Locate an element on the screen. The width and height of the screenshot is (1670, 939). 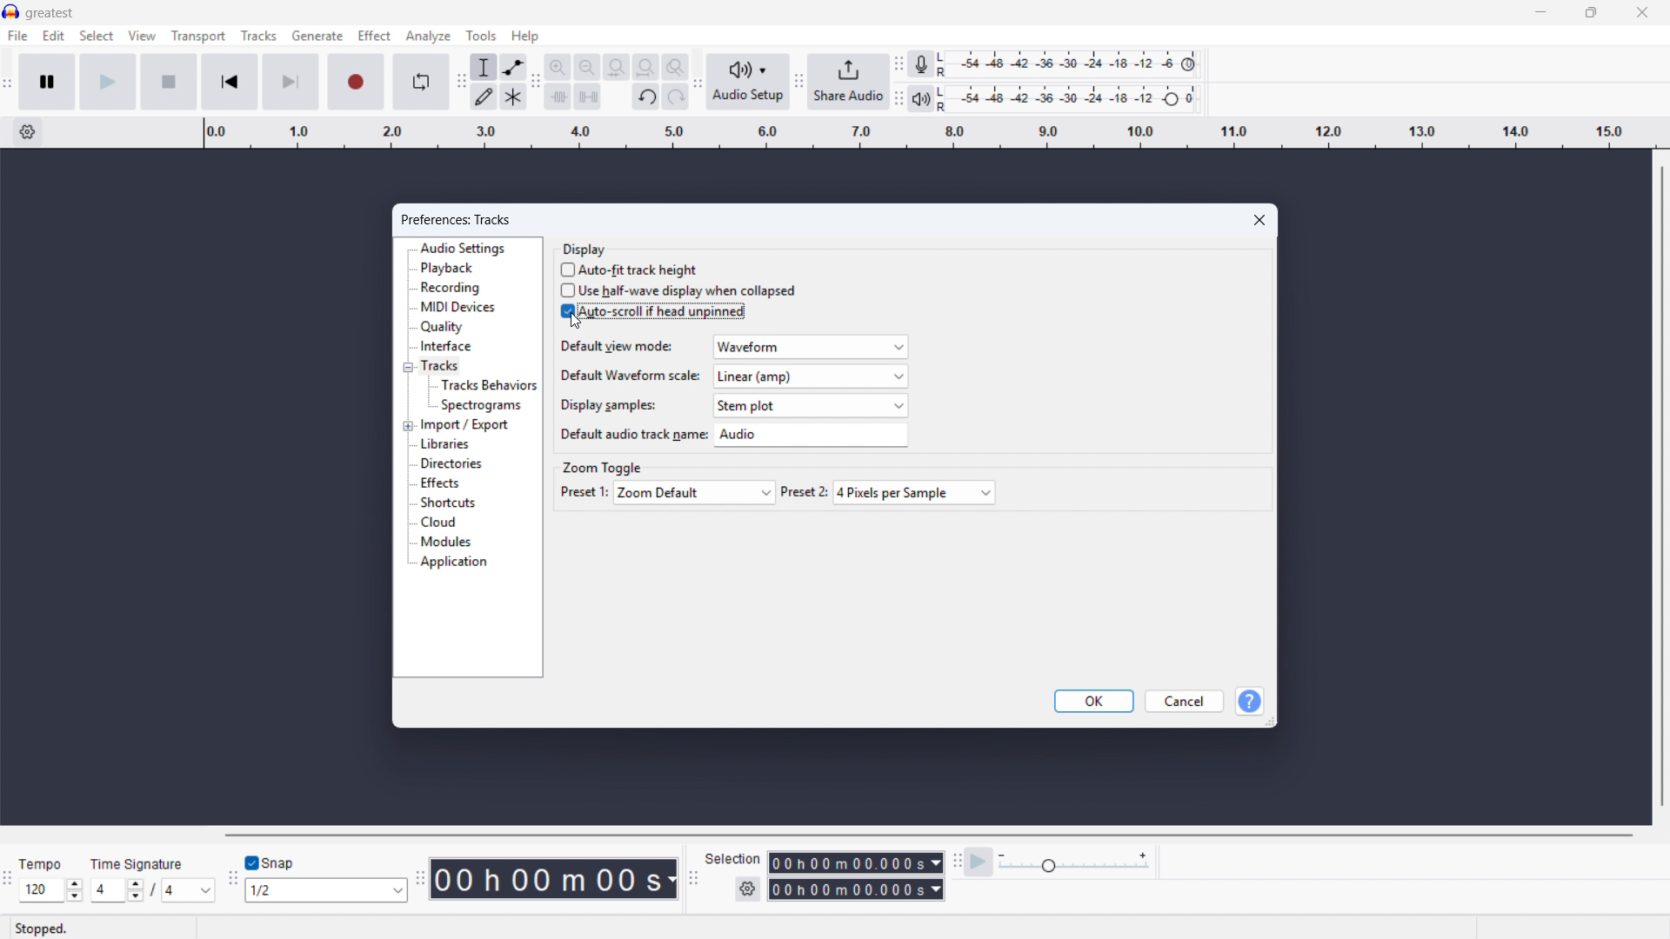
toggle snap is located at coordinates (273, 862).